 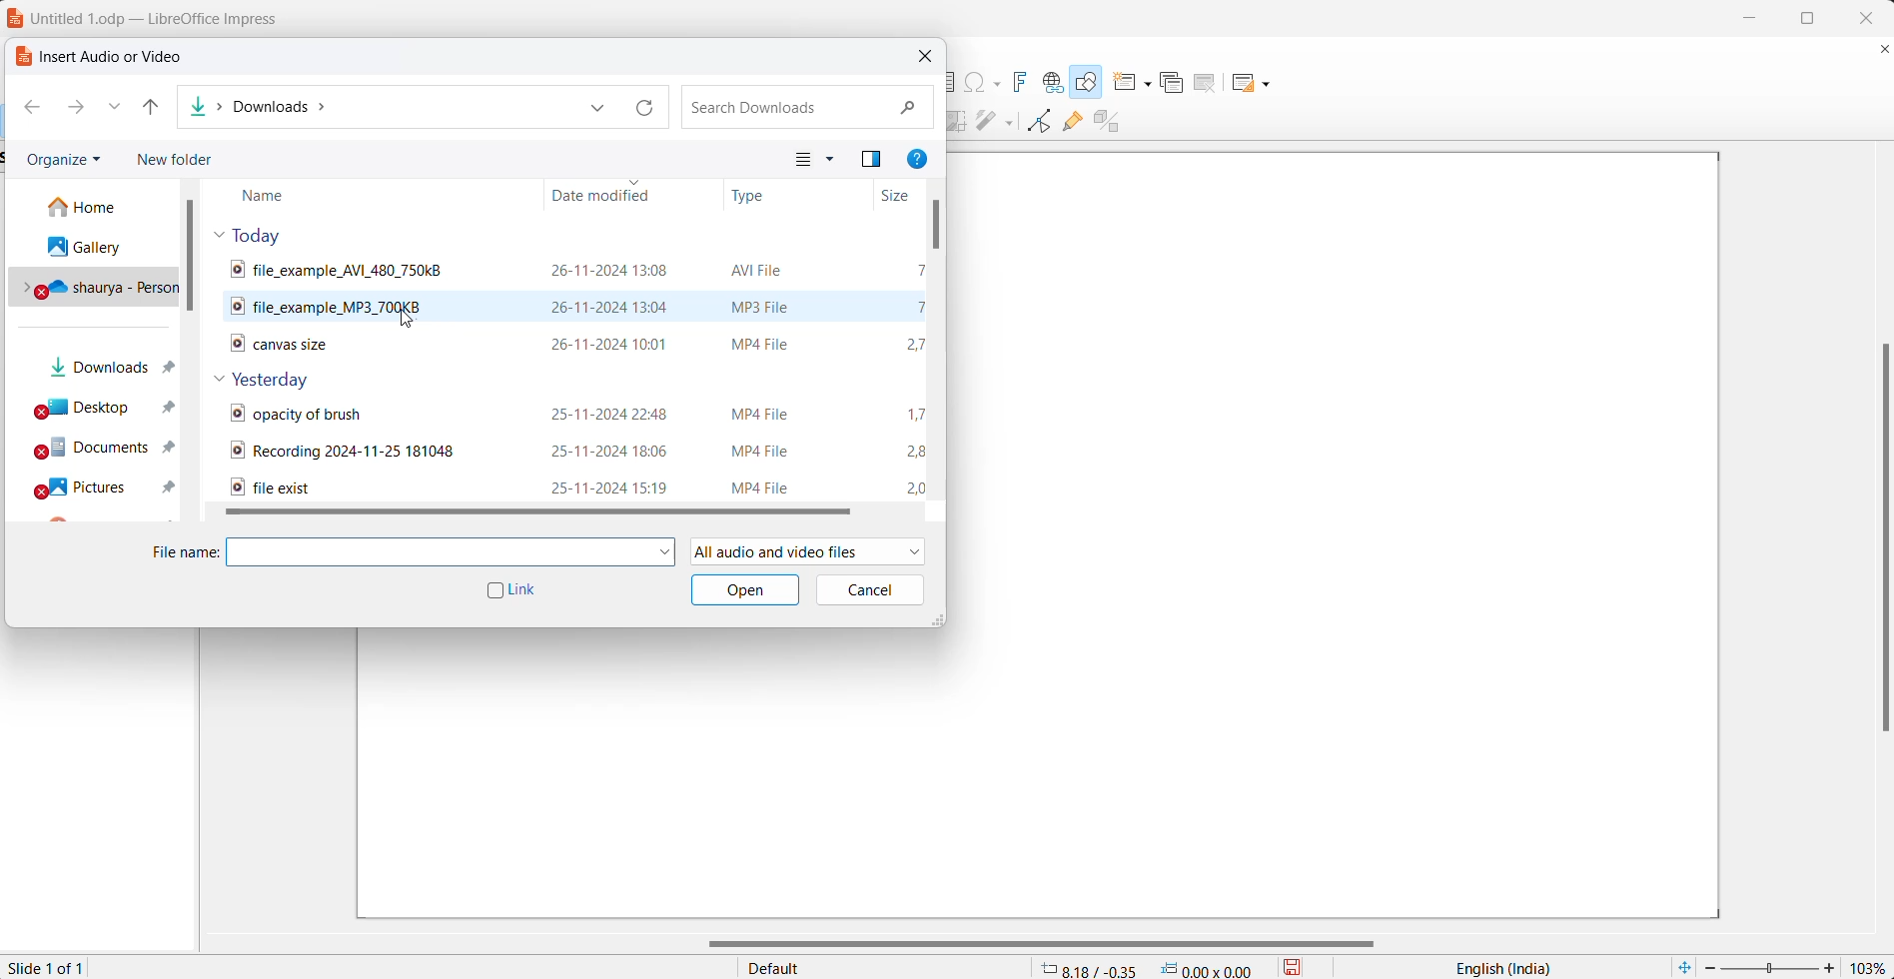 I want to click on vertical scroll bar, so click(x=200, y=254).